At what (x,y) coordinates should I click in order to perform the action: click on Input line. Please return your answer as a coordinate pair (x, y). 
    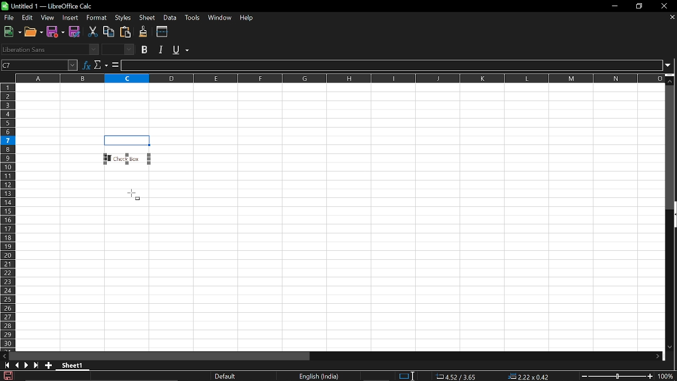
    Looking at the image, I should click on (392, 66).